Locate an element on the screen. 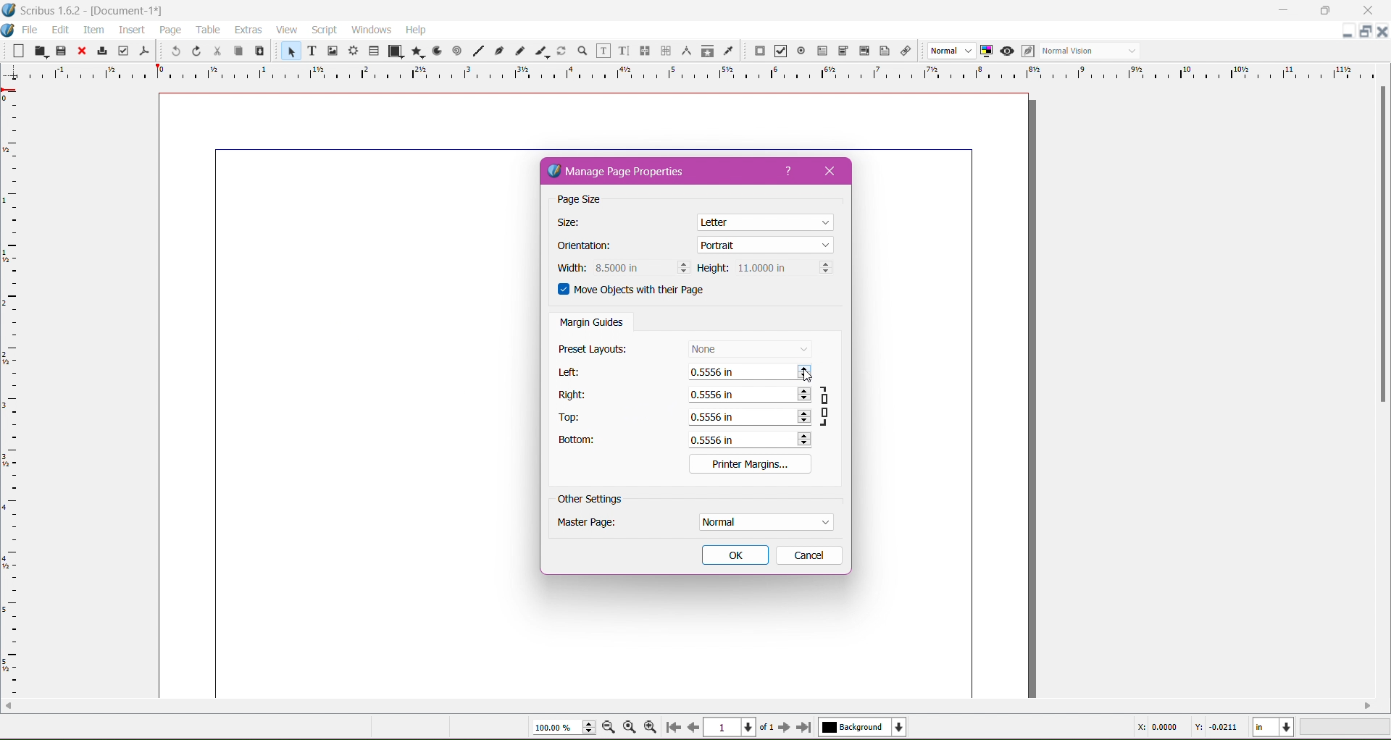 The height and width of the screenshot is (740, 1391). Set Page Size is located at coordinates (766, 221).